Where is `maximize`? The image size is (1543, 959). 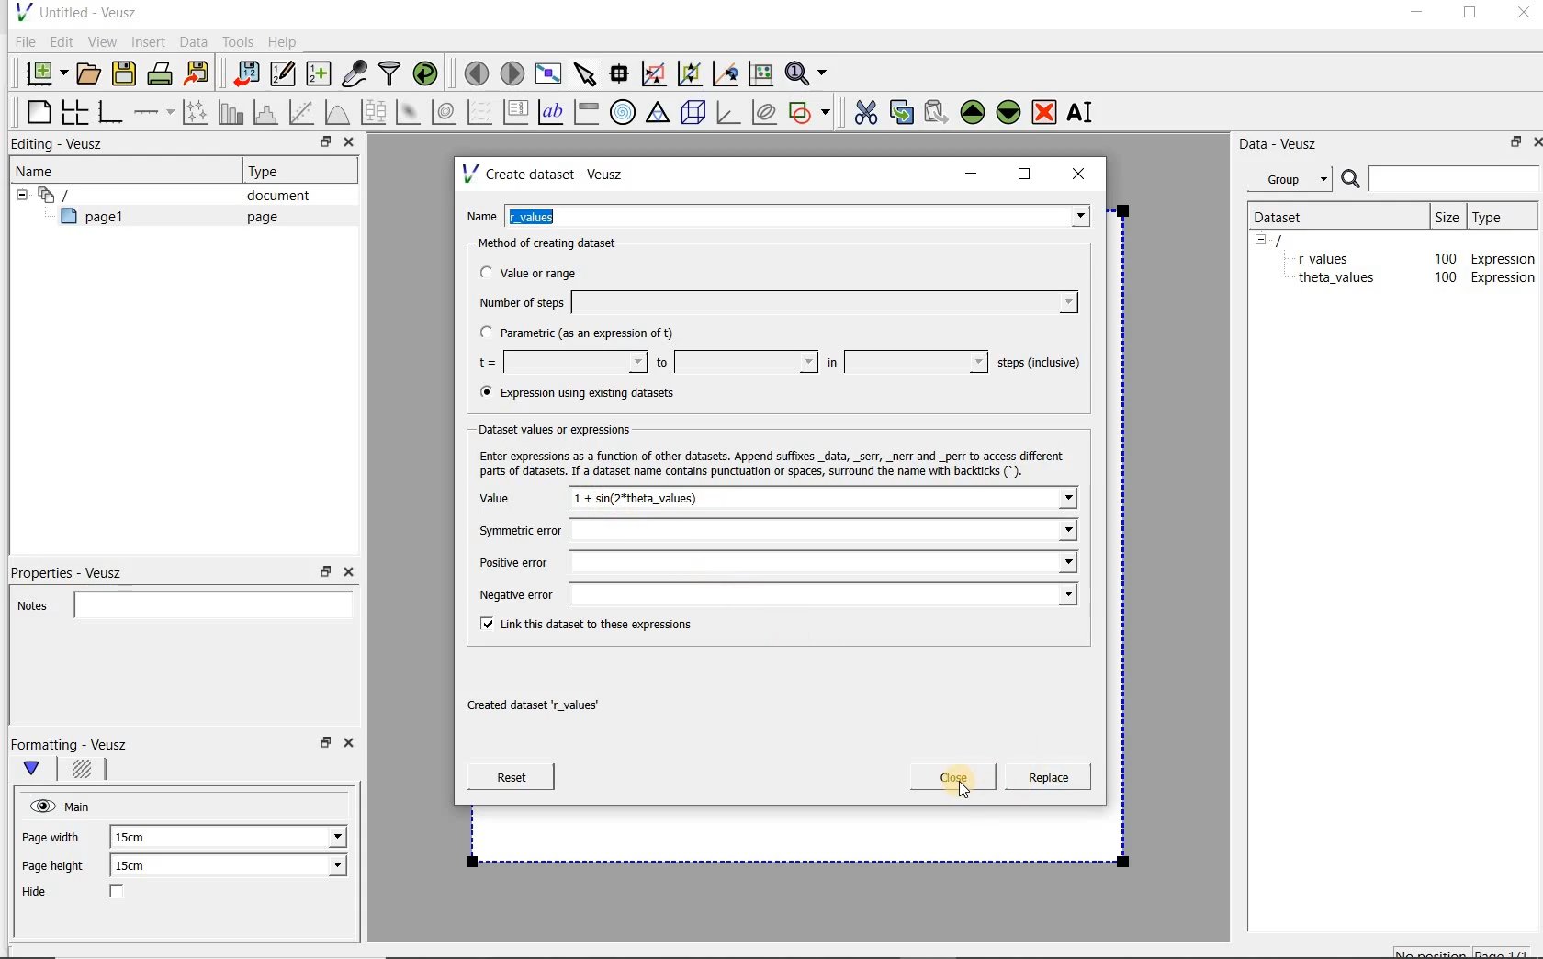 maximize is located at coordinates (1025, 175).